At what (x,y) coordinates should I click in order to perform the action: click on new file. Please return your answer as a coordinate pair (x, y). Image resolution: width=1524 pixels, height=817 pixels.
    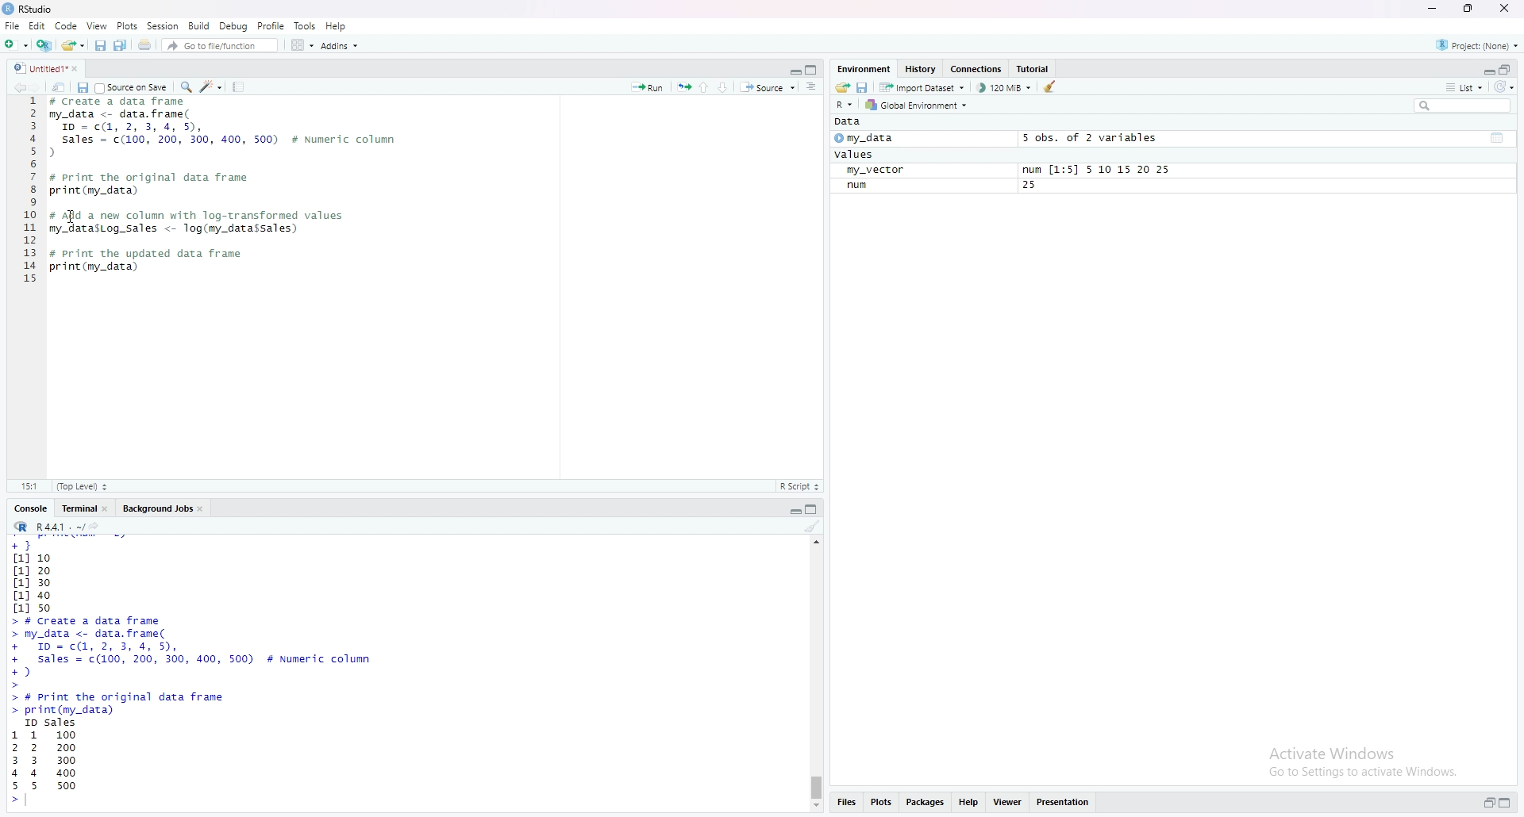
    Looking at the image, I should click on (15, 44).